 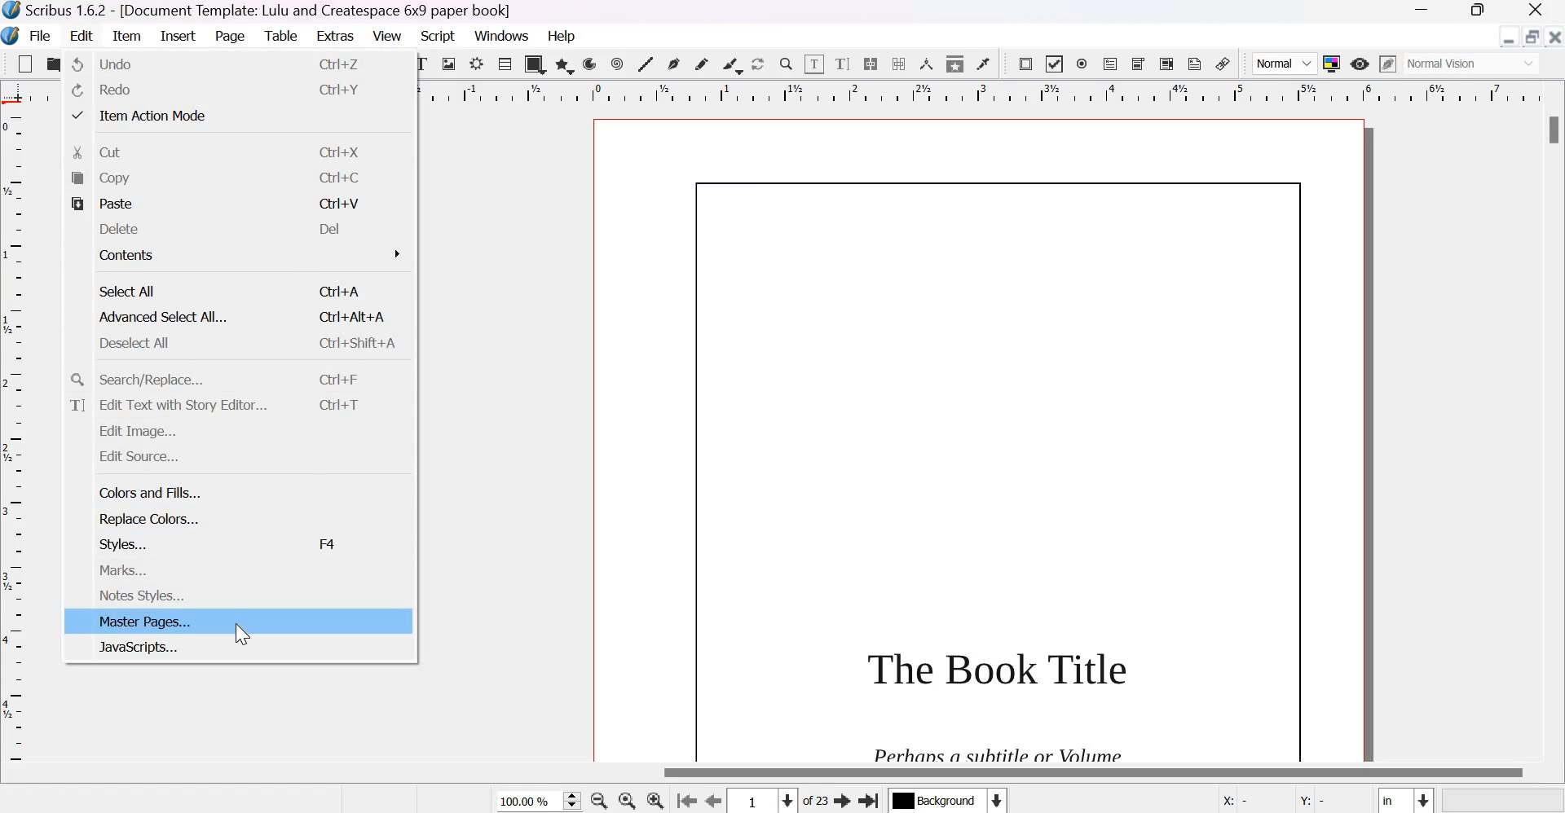 What do you see at coordinates (762, 801) in the screenshot?
I see `Select the current page` at bounding box center [762, 801].